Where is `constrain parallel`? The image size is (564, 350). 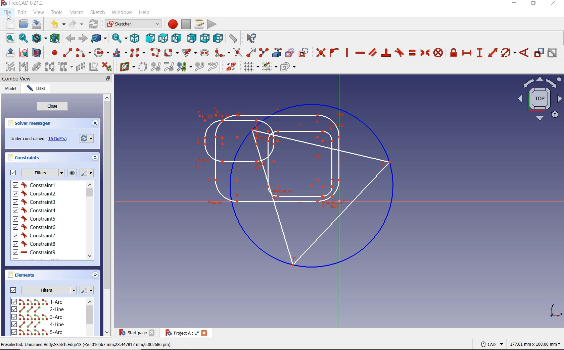 constrain parallel is located at coordinates (372, 53).